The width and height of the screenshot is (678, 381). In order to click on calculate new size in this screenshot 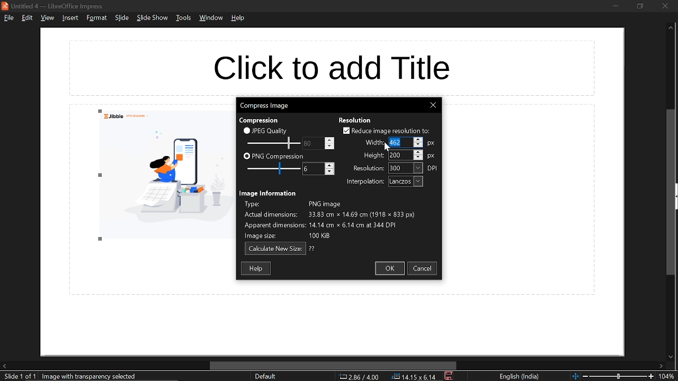, I will do `click(275, 249)`.